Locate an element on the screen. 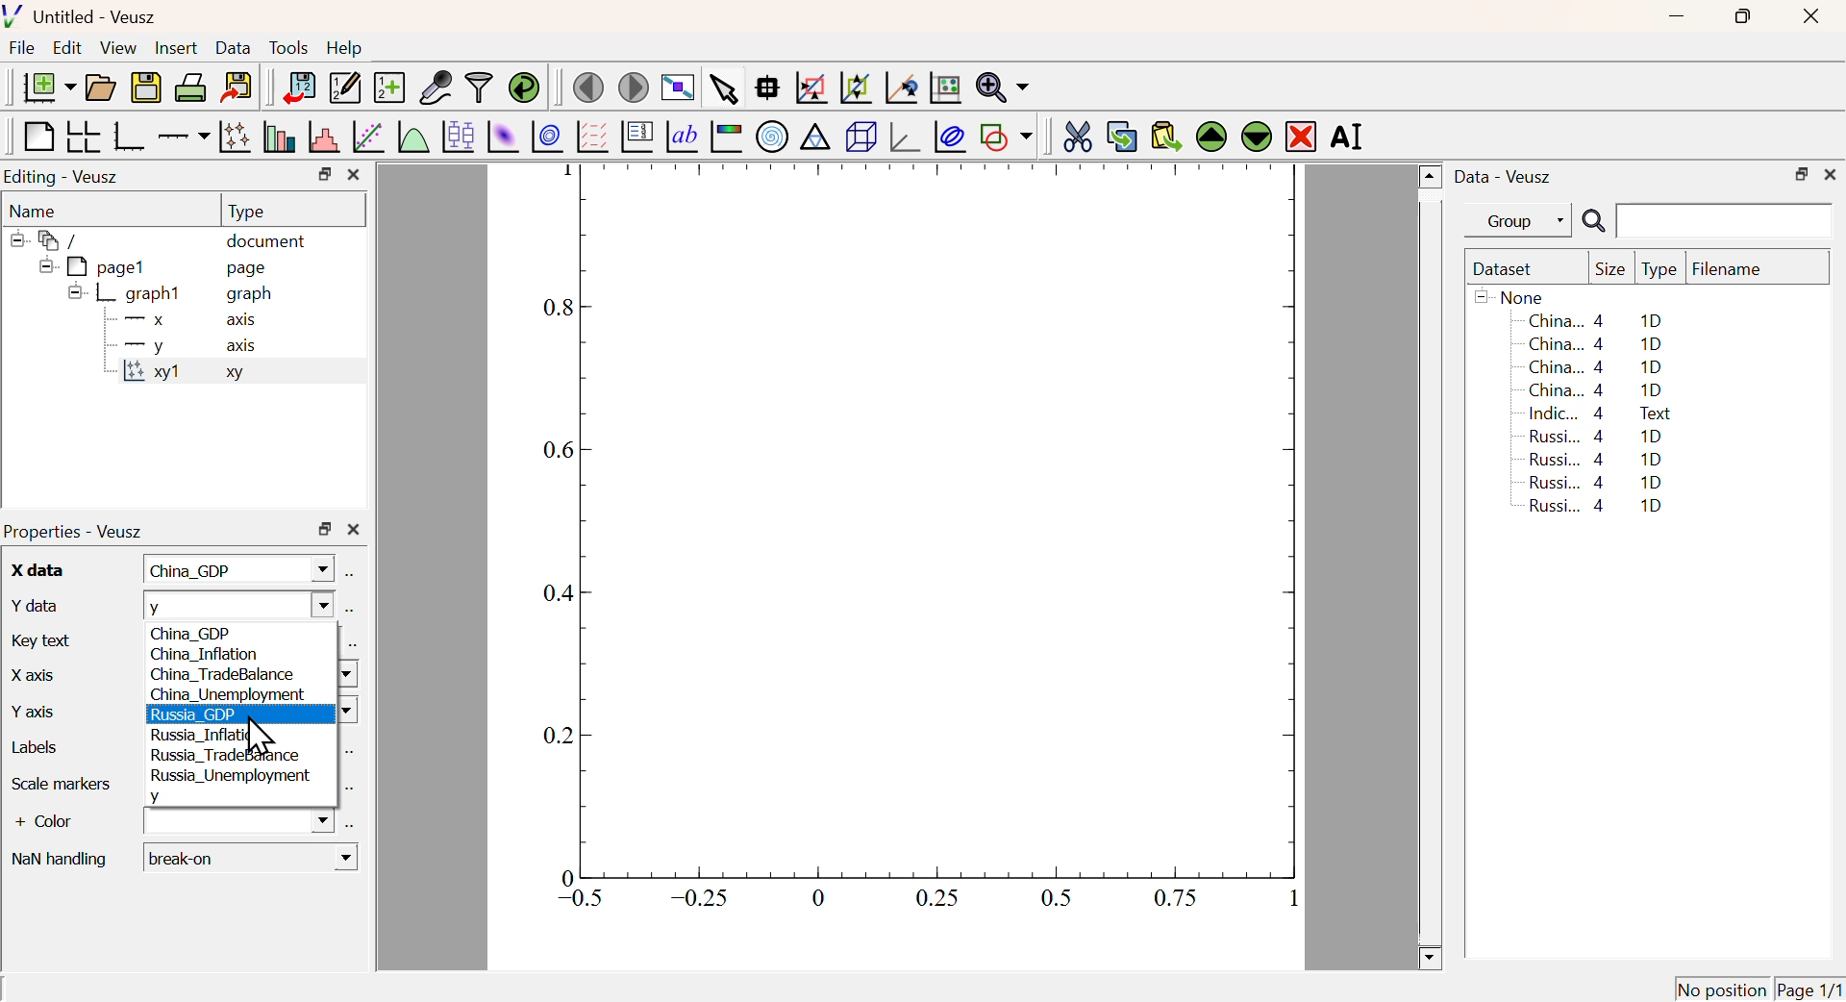 The width and height of the screenshot is (1846, 1002). Editing - Veusz is located at coordinates (64, 178).